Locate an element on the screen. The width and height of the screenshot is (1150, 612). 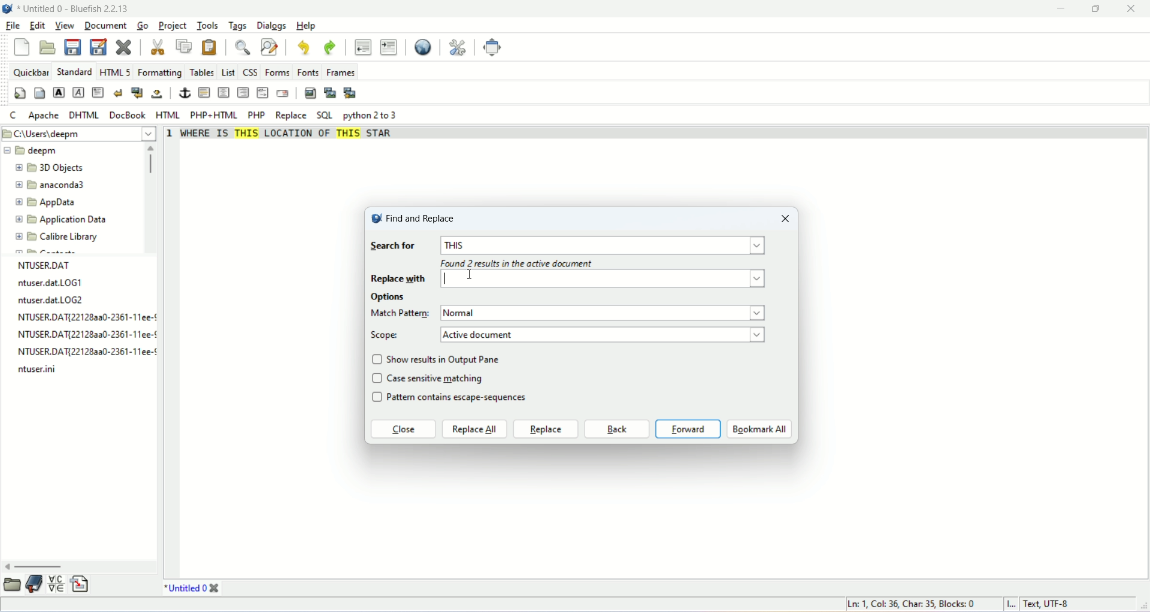
scroll bar is located at coordinates (153, 197).